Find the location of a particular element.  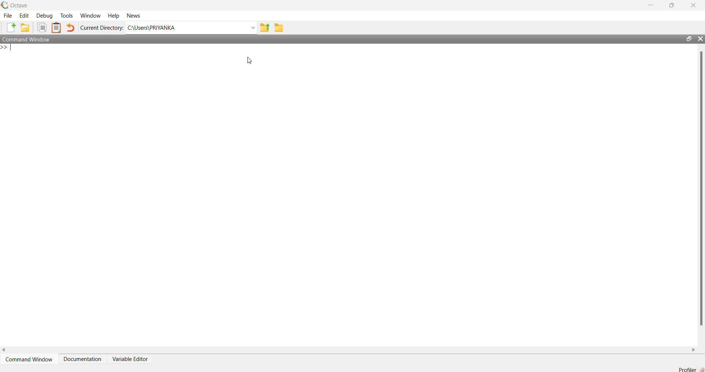

dropdown is located at coordinates (253, 28).